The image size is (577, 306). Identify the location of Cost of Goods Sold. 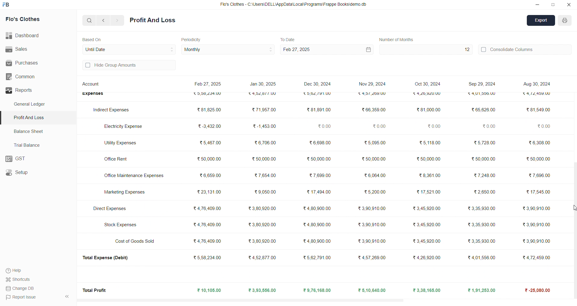
(137, 241).